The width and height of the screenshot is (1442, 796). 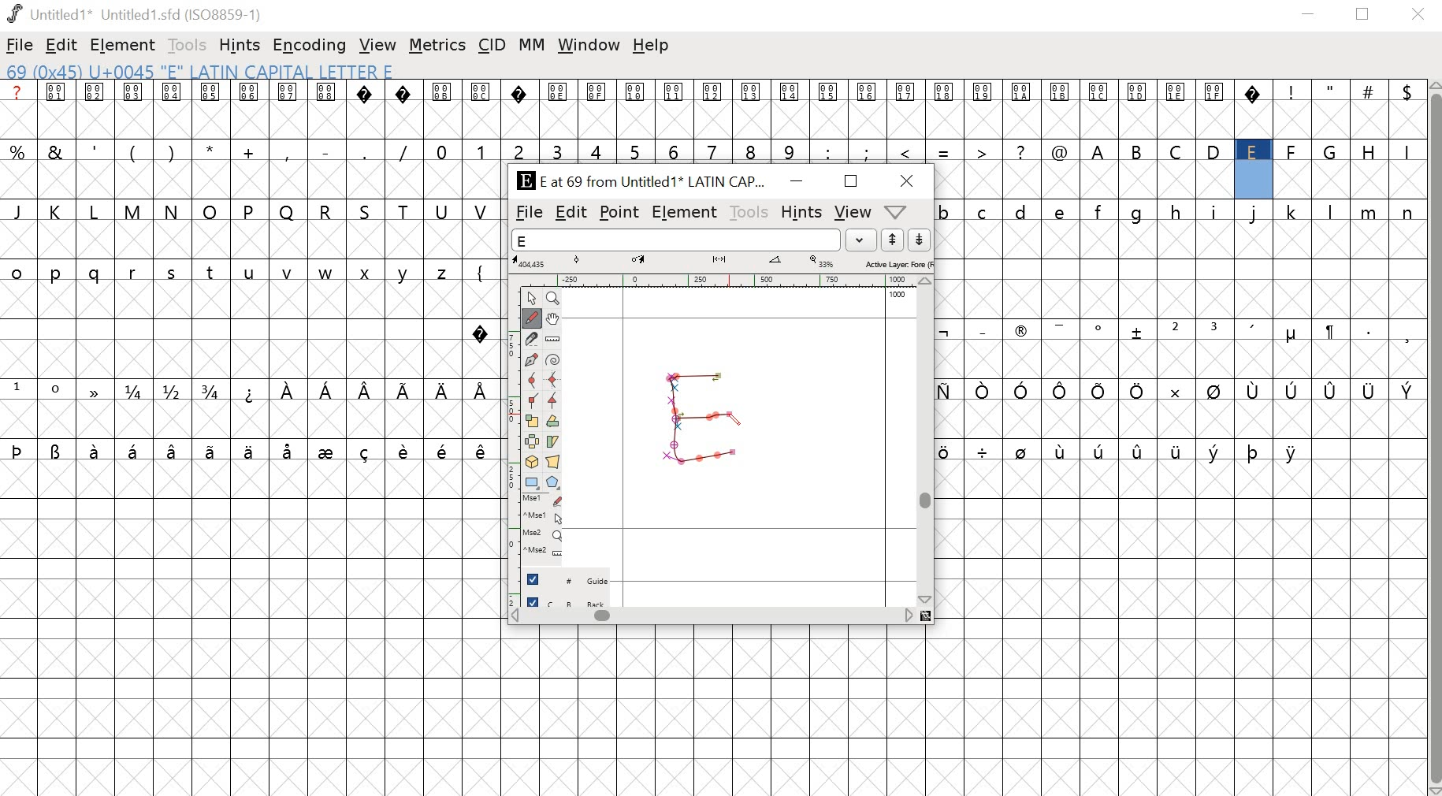 I want to click on E at 69 from Untitled1 LATIN CAPI..., so click(x=637, y=182).